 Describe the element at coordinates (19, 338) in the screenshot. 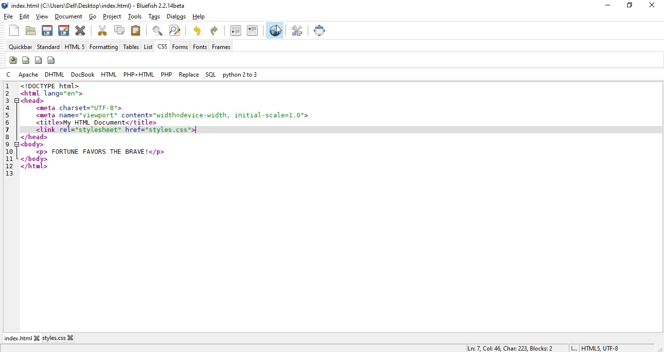

I see `*index.htm!|` at that location.